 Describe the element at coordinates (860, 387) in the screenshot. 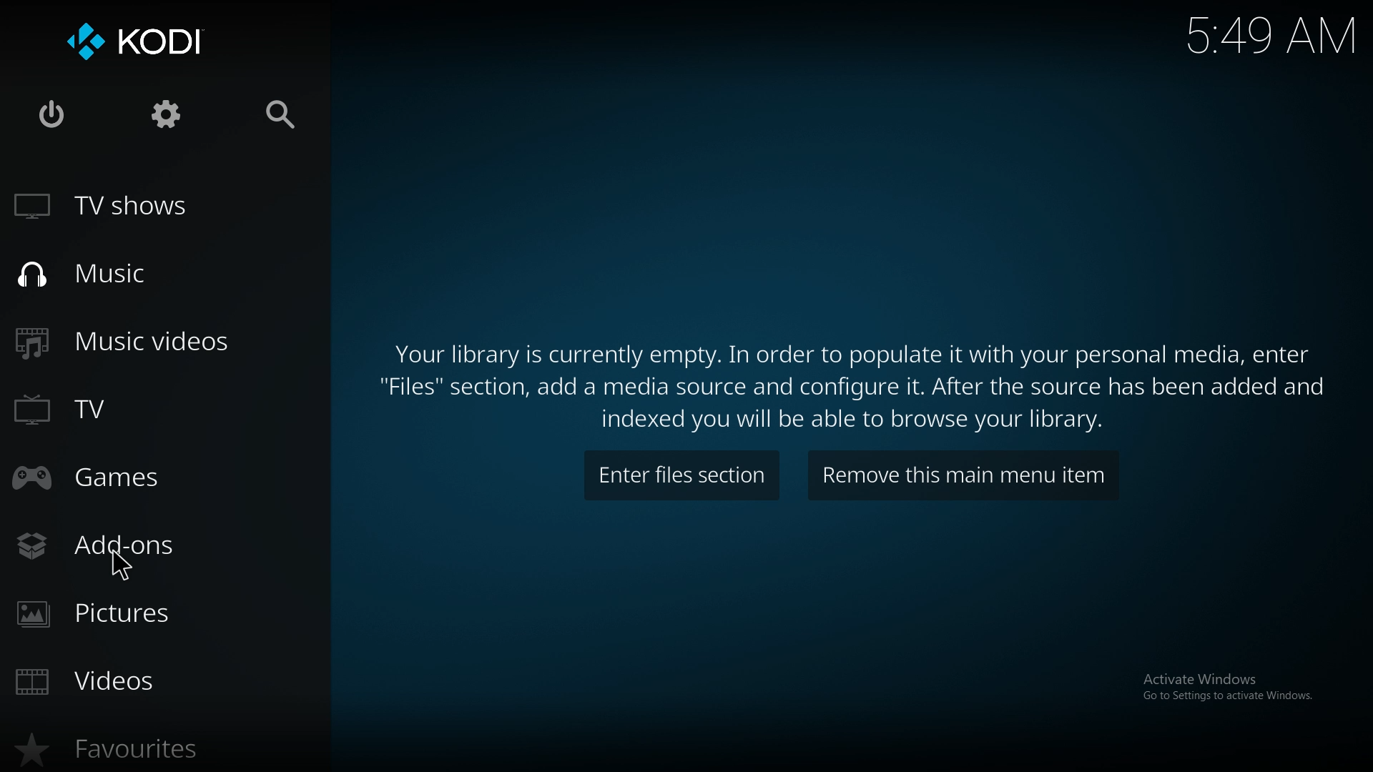

I see `info` at that location.